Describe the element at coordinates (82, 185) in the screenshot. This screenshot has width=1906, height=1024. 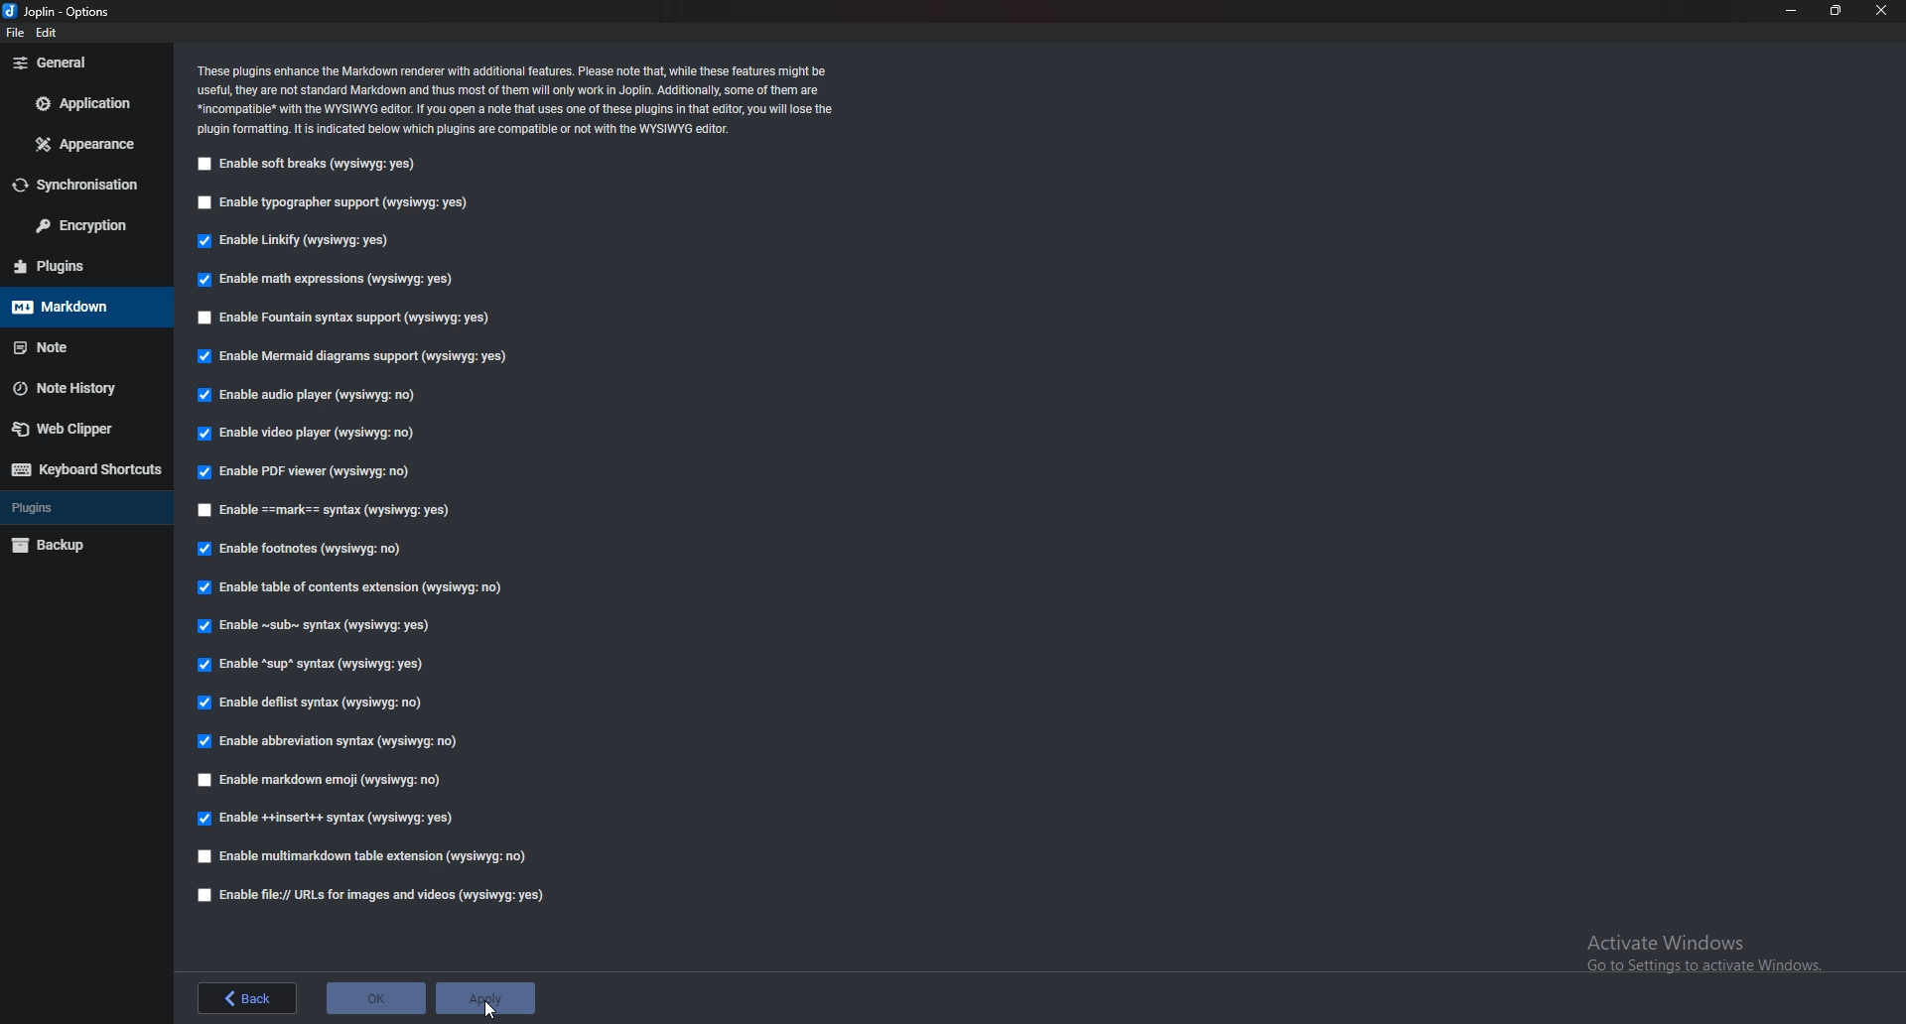
I see `sync` at that location.